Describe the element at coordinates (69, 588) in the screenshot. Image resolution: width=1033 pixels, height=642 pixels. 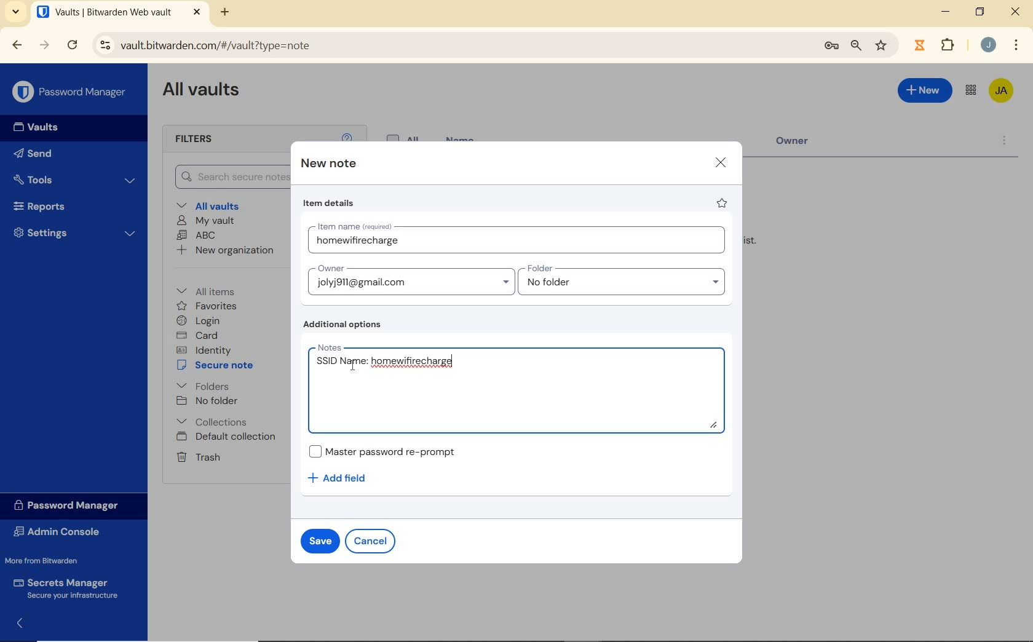
I see `Secrets Manager` at that location.